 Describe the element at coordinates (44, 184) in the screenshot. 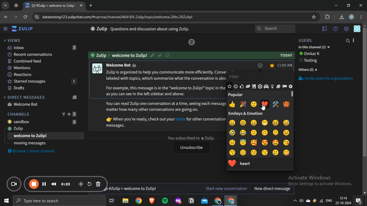

I see `play recording` at that location.